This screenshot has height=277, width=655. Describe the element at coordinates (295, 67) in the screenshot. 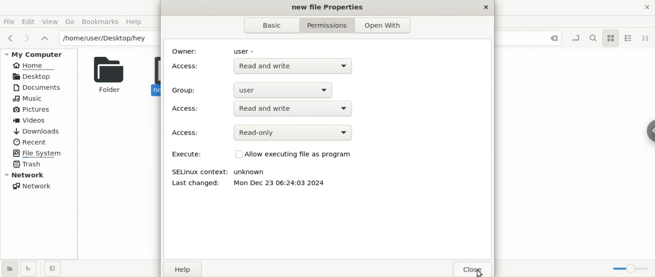

I see `Read and write ` at that location.